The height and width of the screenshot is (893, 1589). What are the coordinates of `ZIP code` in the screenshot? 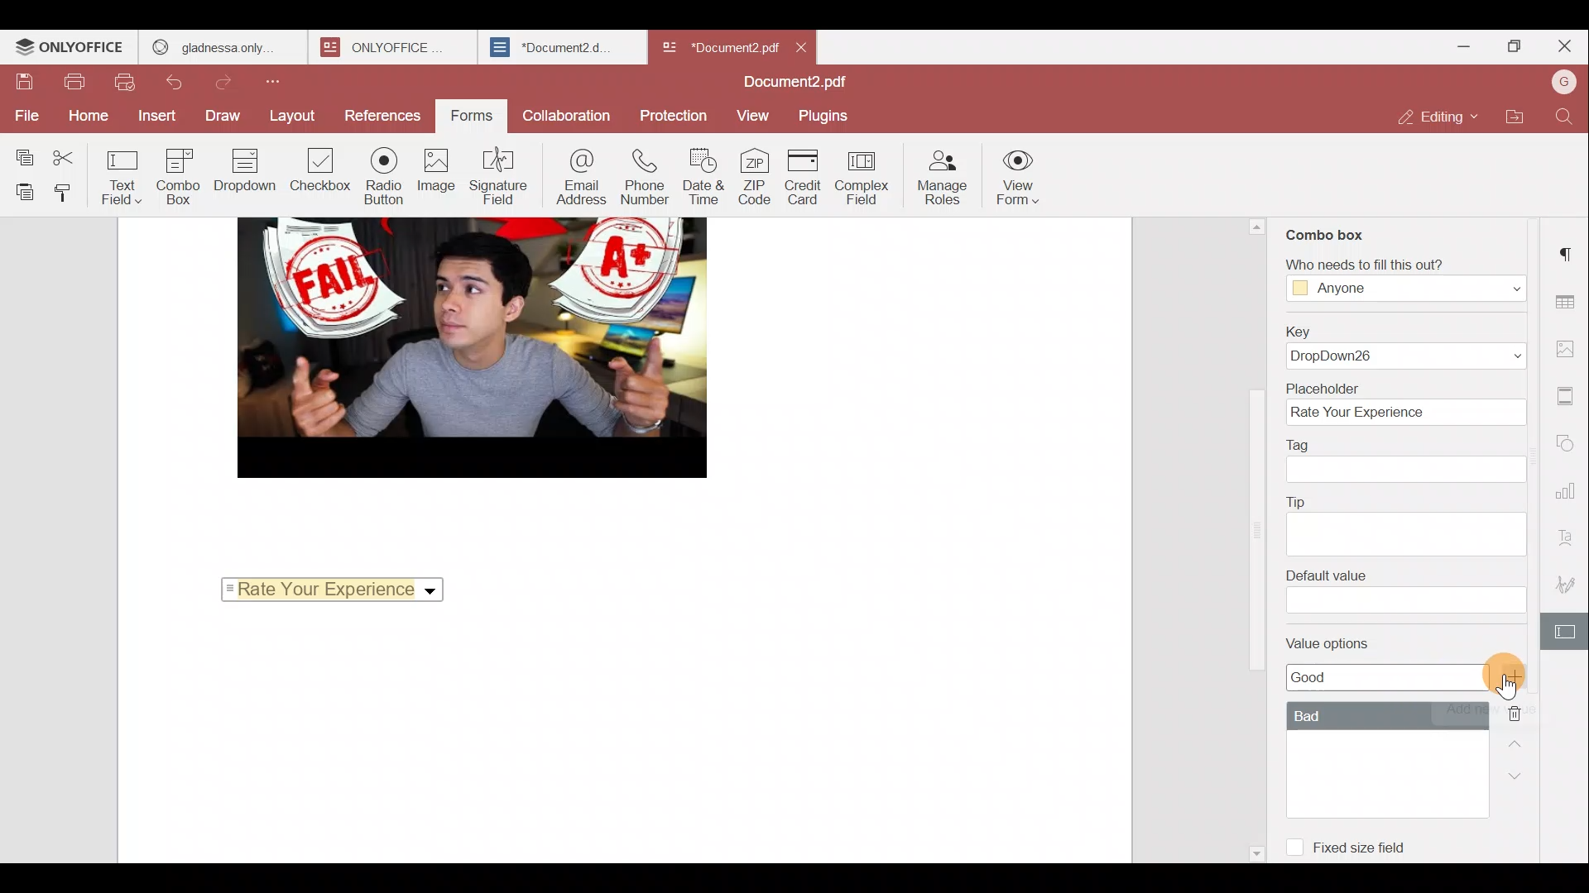 It's located at (756, 179).